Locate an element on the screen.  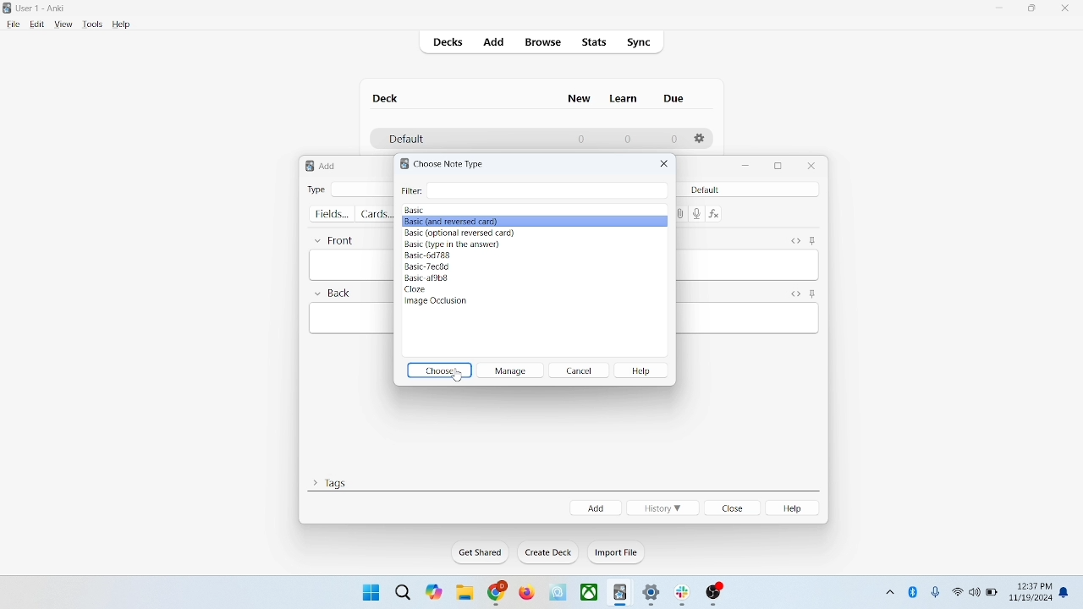
add is located at coordinates (495, 43).